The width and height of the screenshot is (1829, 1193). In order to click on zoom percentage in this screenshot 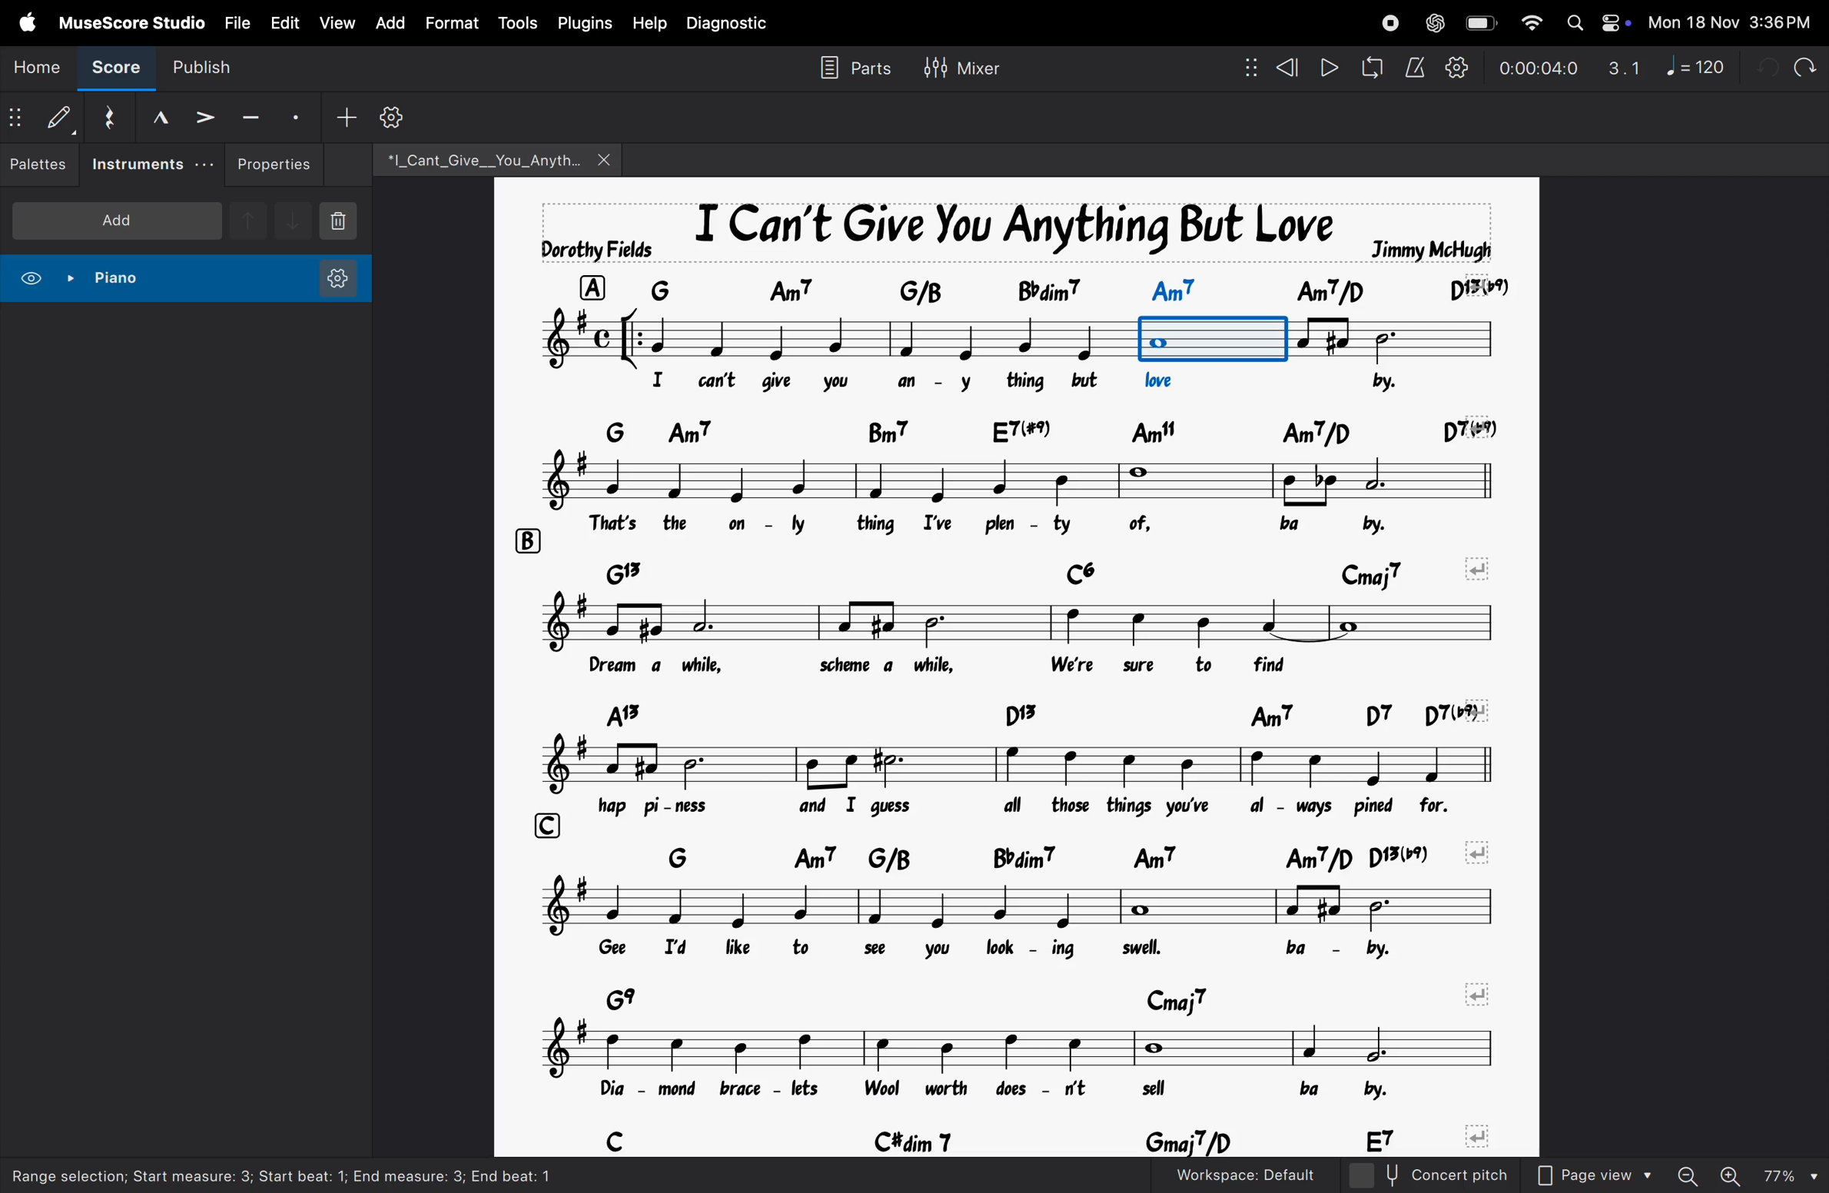, I will do `click(1791, 1175)`.